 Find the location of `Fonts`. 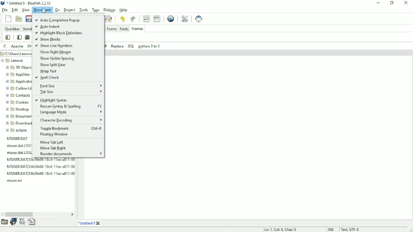

Fonts is located at coordinates (124, 29).